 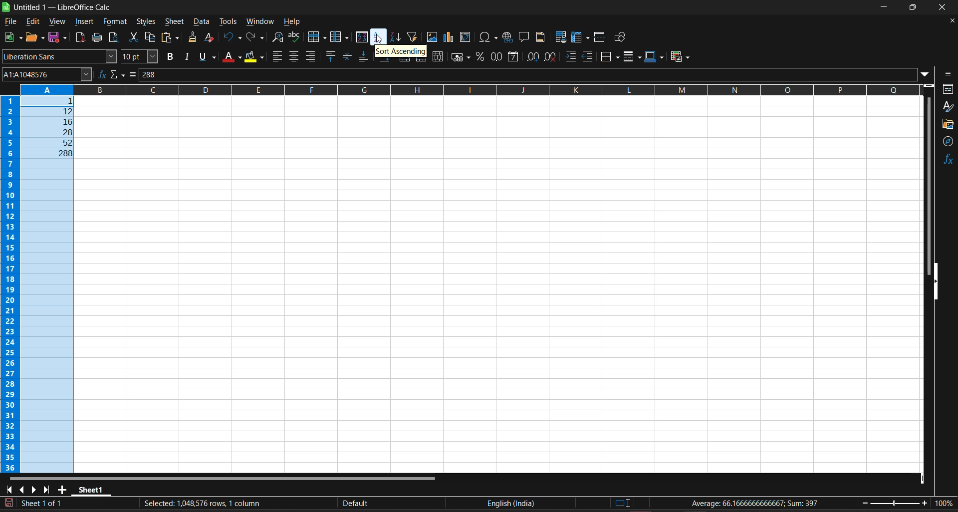 What do you see at coordinates (471, 91) in the screenshot?
I see `column name` at bounding box center [471, 91].